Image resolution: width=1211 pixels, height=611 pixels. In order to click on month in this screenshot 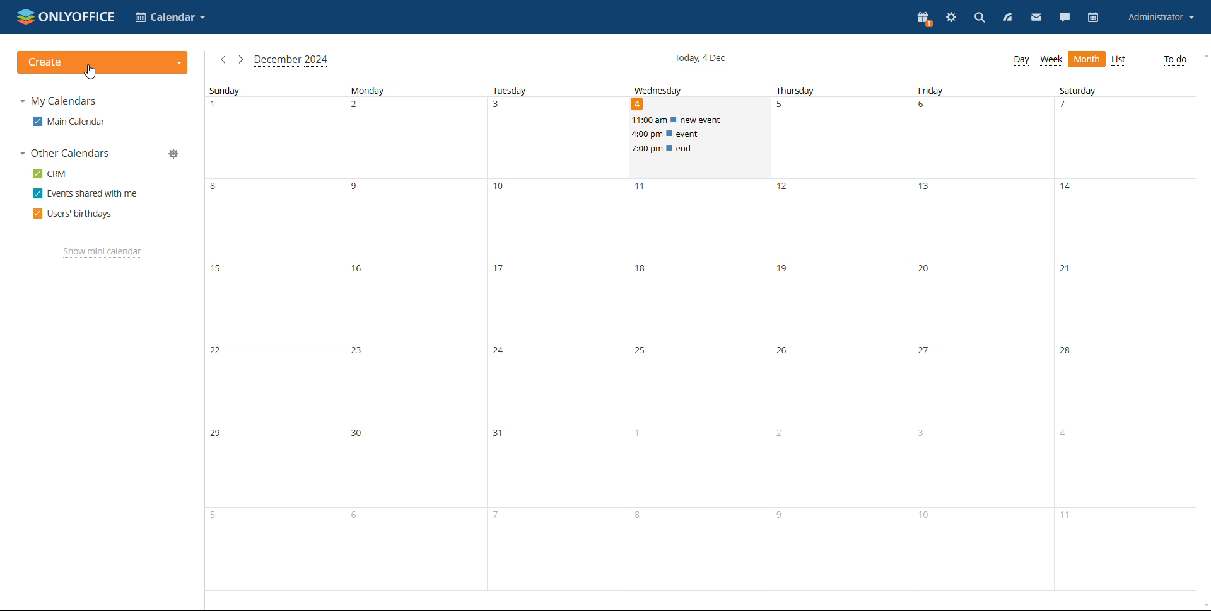, I will do `click(1087, 59)`.